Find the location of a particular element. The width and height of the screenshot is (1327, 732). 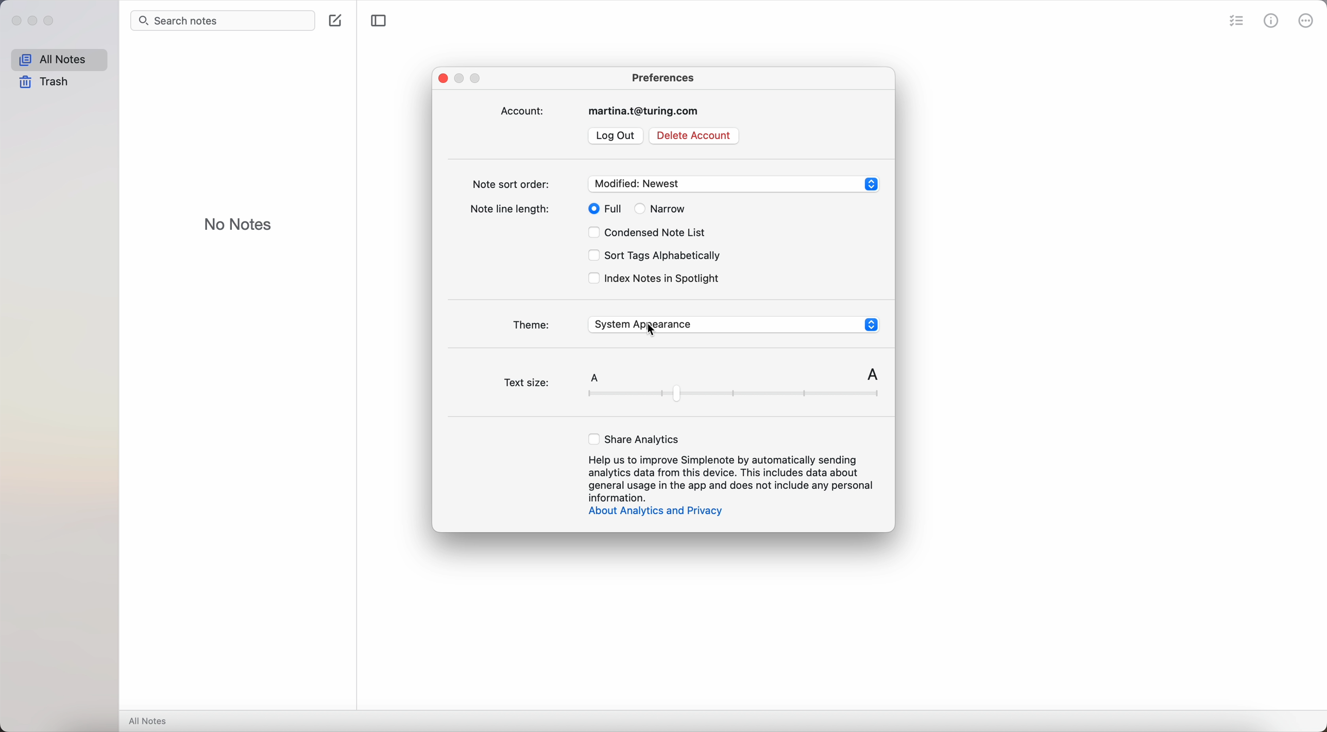

Help us to improve Simplenote by automatically sending analytics data from this device... is located at coordinates (731, 478).